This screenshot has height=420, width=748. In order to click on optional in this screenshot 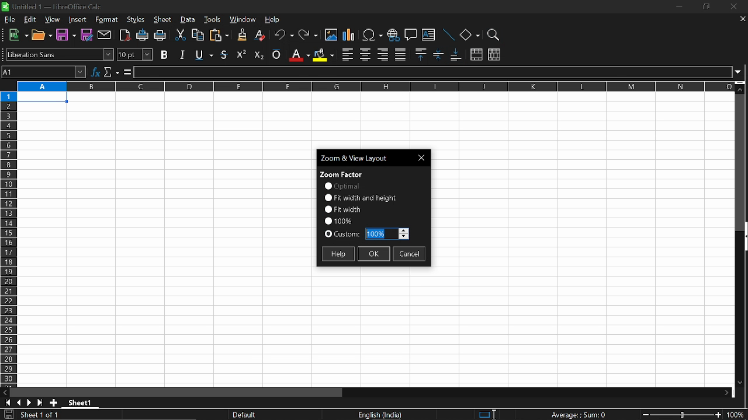, I will do `click(341, 186)`.